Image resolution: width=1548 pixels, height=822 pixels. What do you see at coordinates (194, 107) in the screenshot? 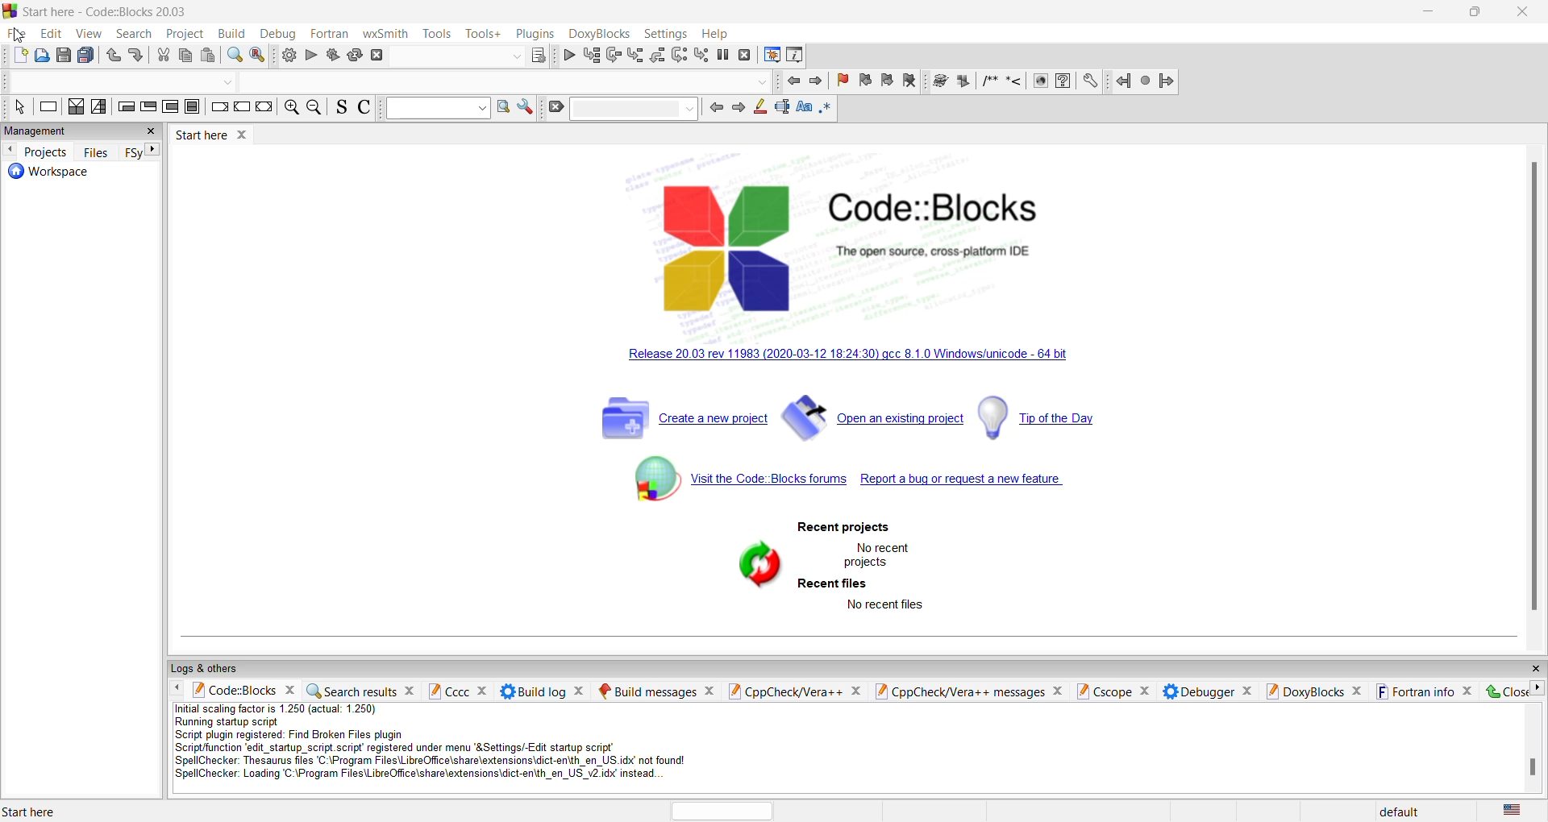
I see `block instructions` at bounding box center [194, 107].